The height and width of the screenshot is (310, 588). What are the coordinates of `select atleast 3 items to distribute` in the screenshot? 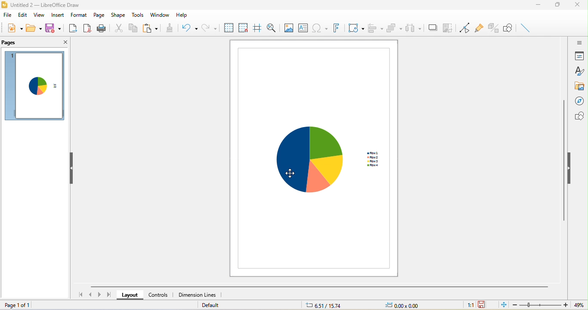 It's located at (413, 27).